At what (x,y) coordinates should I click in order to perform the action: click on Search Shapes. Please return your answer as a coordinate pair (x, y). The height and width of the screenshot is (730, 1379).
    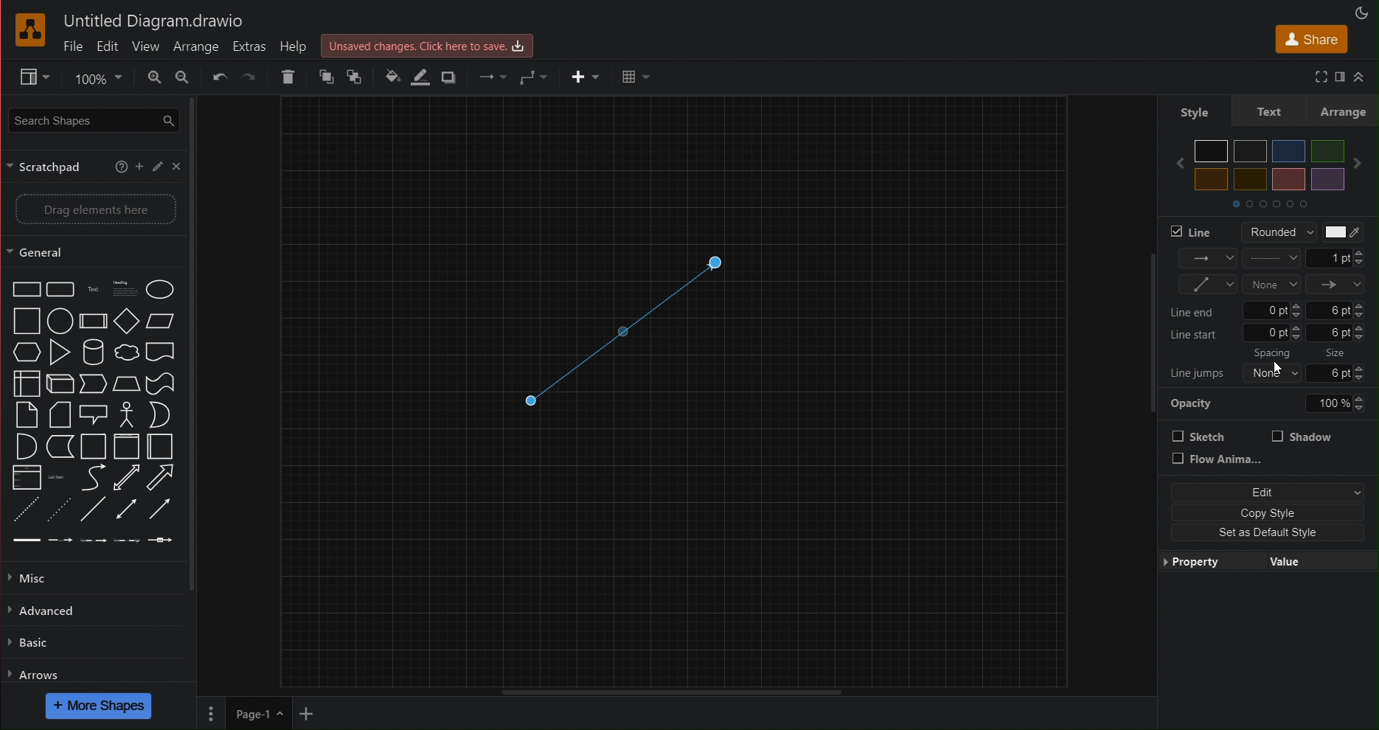
    Looking at the image, I should click on (91, 119).